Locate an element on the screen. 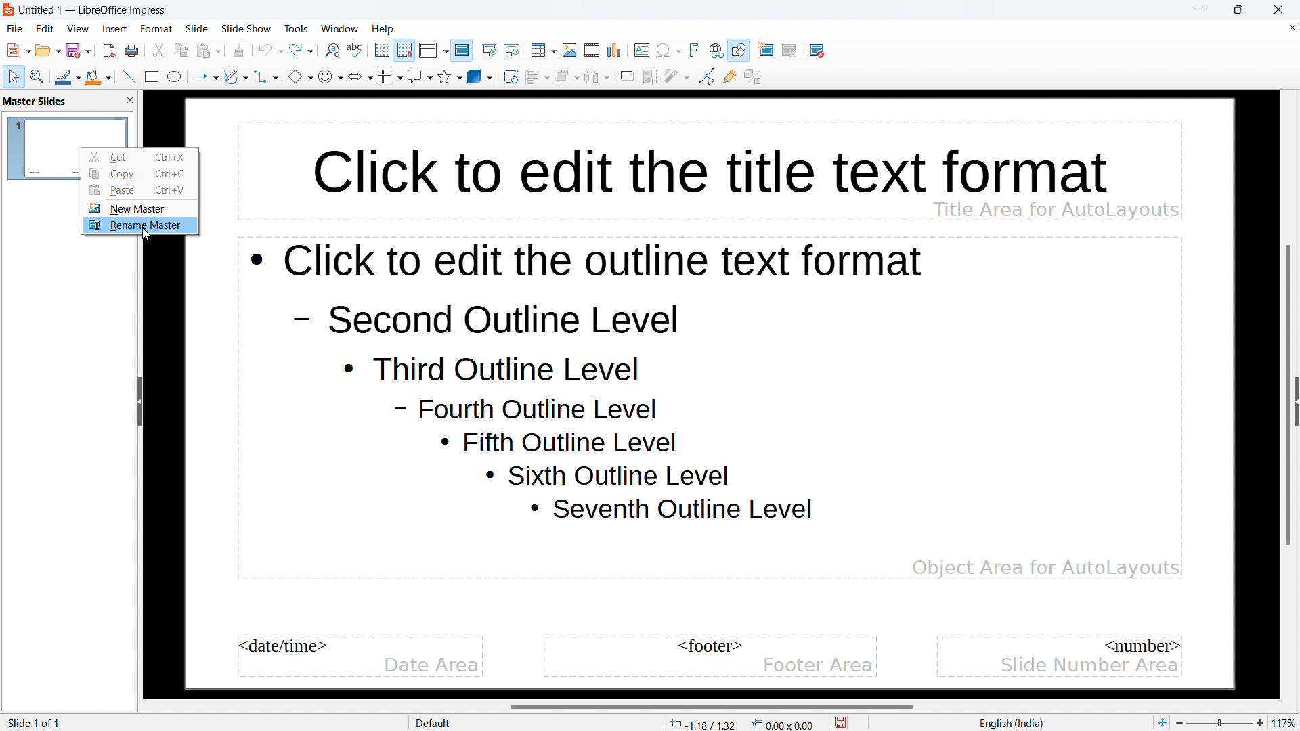  expand is located at coordinates (1296, 401).